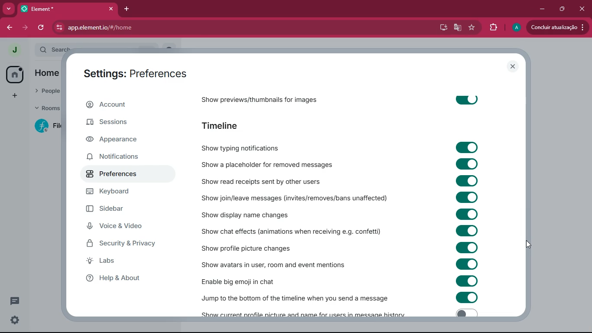 Image resolution: width=592 pixels, height=333 pixels. I want to click on sidebar, so click(122, 210).